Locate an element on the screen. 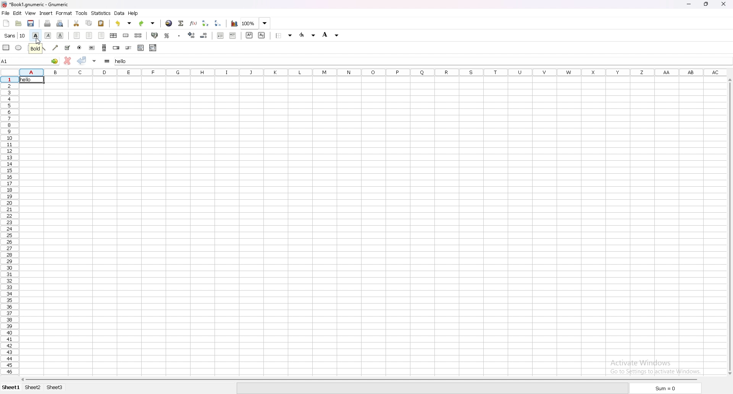 The width and height of the screenshot is (733, 394). button is located at coordinates (91, 47).